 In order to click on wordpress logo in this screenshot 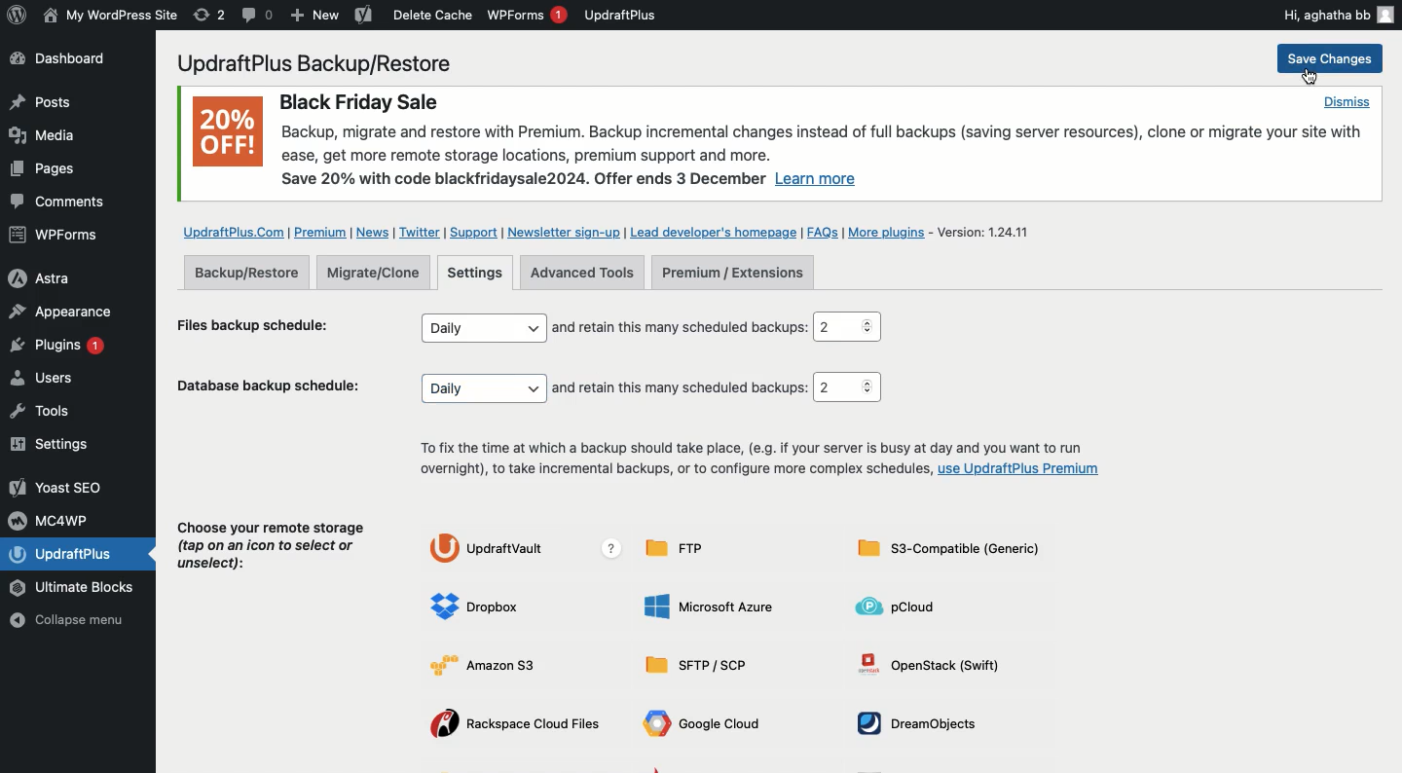, I will do `click(17, 15)`.